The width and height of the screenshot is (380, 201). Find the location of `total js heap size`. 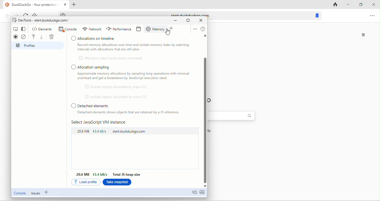

total js heap size is located at coordinates (126, 175).